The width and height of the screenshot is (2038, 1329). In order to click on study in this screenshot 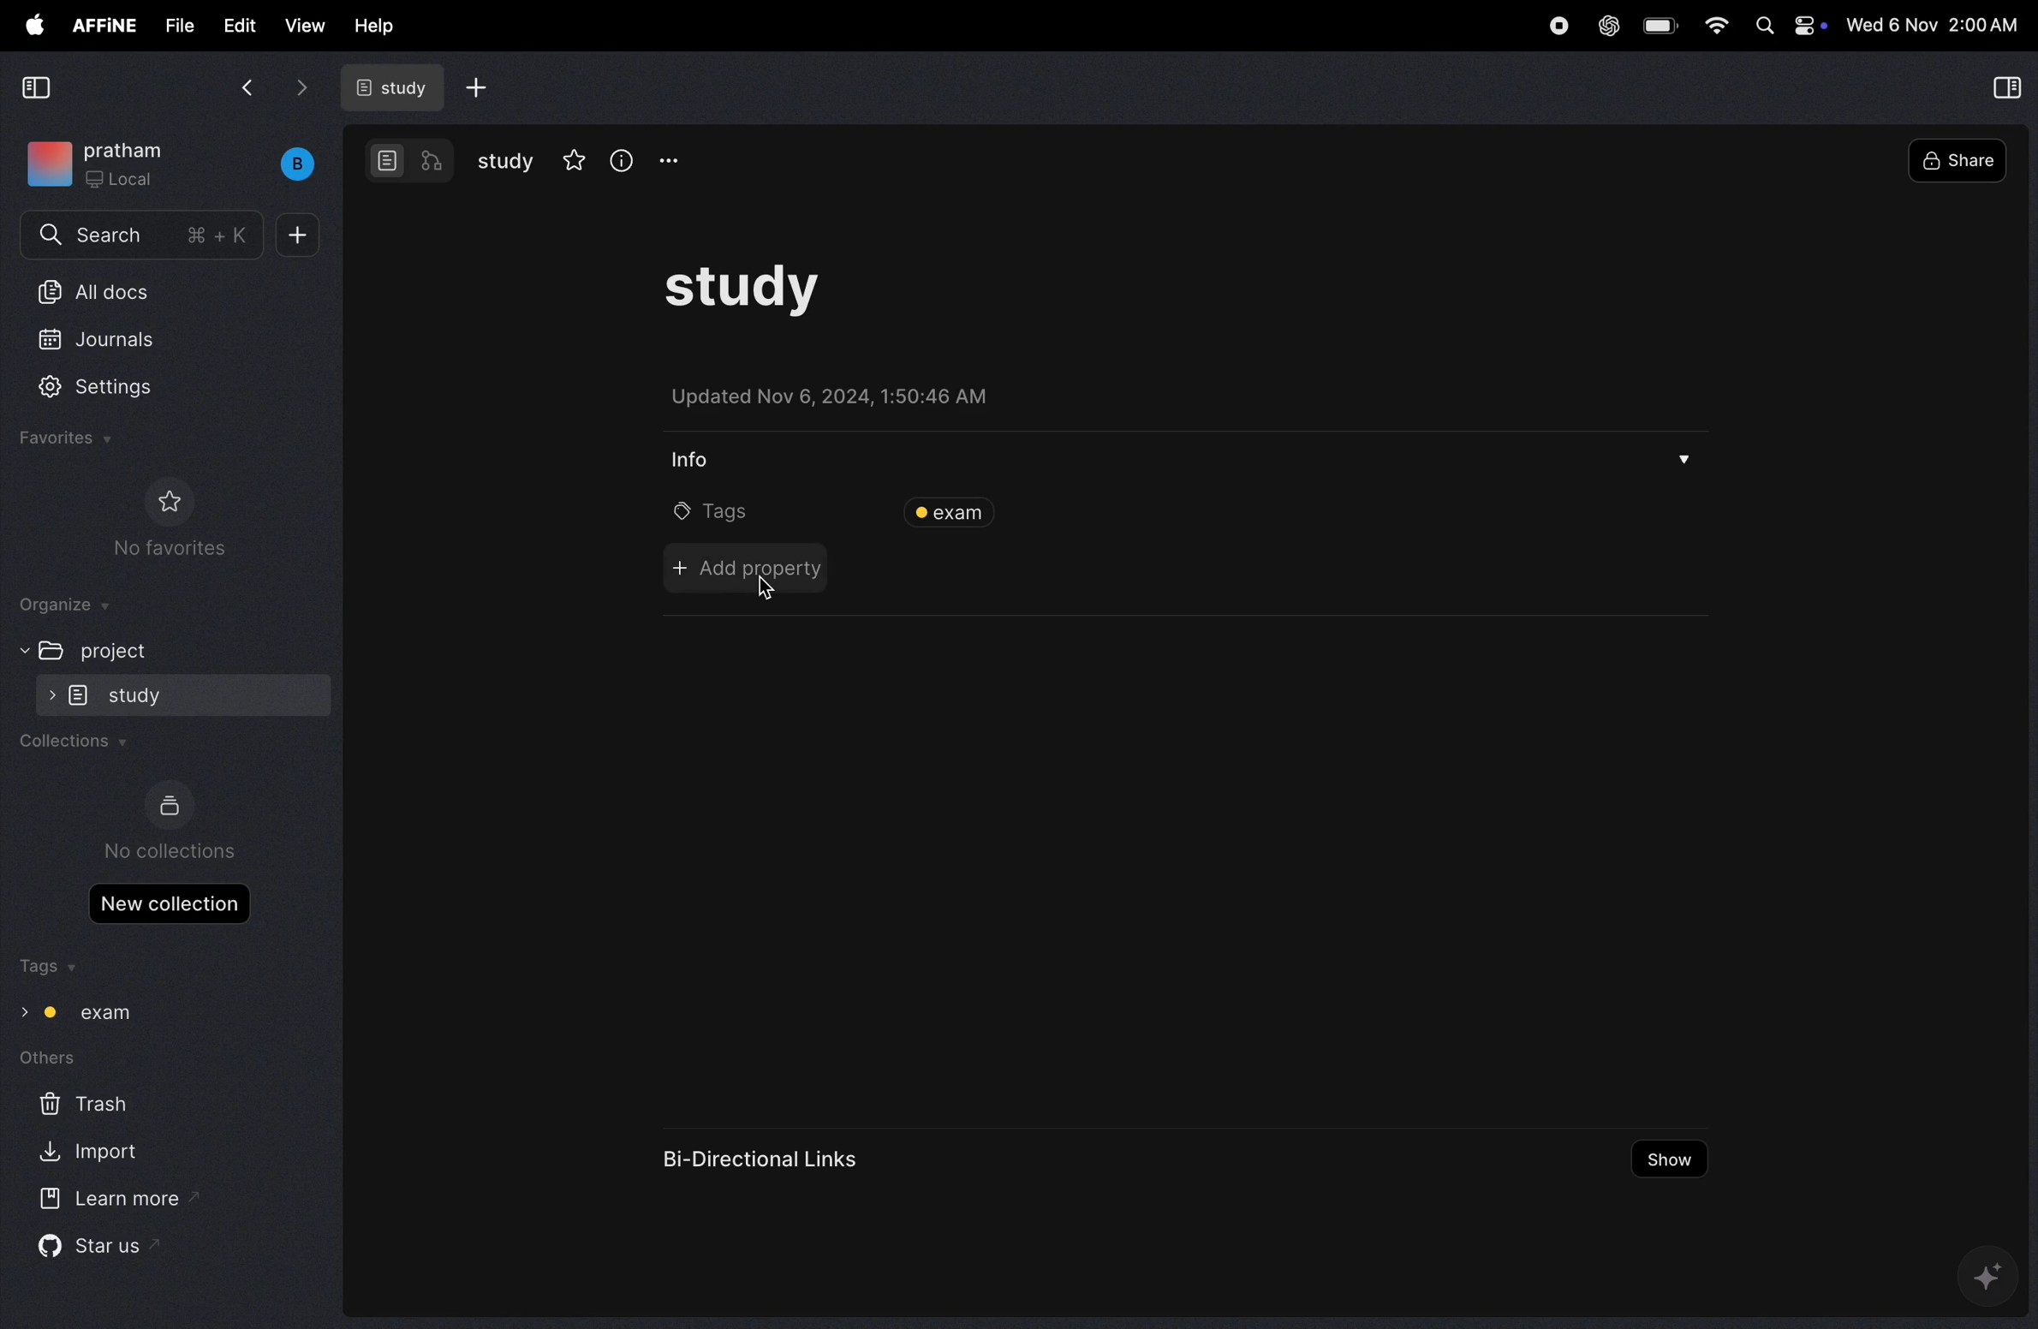, I will do `click(182, 694)`.